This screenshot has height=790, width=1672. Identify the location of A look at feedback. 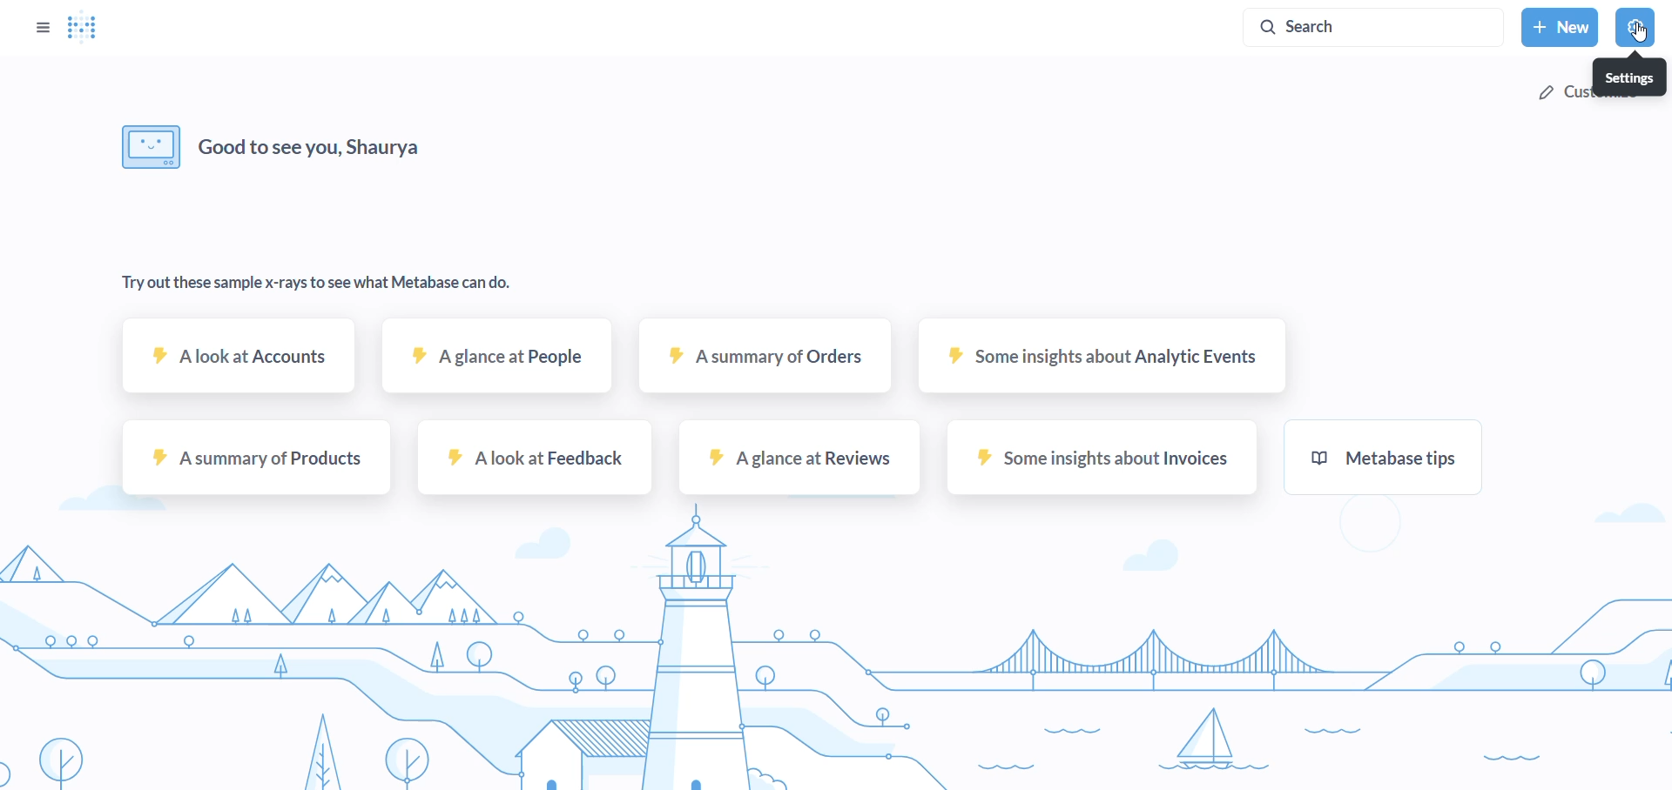
(529, 465).